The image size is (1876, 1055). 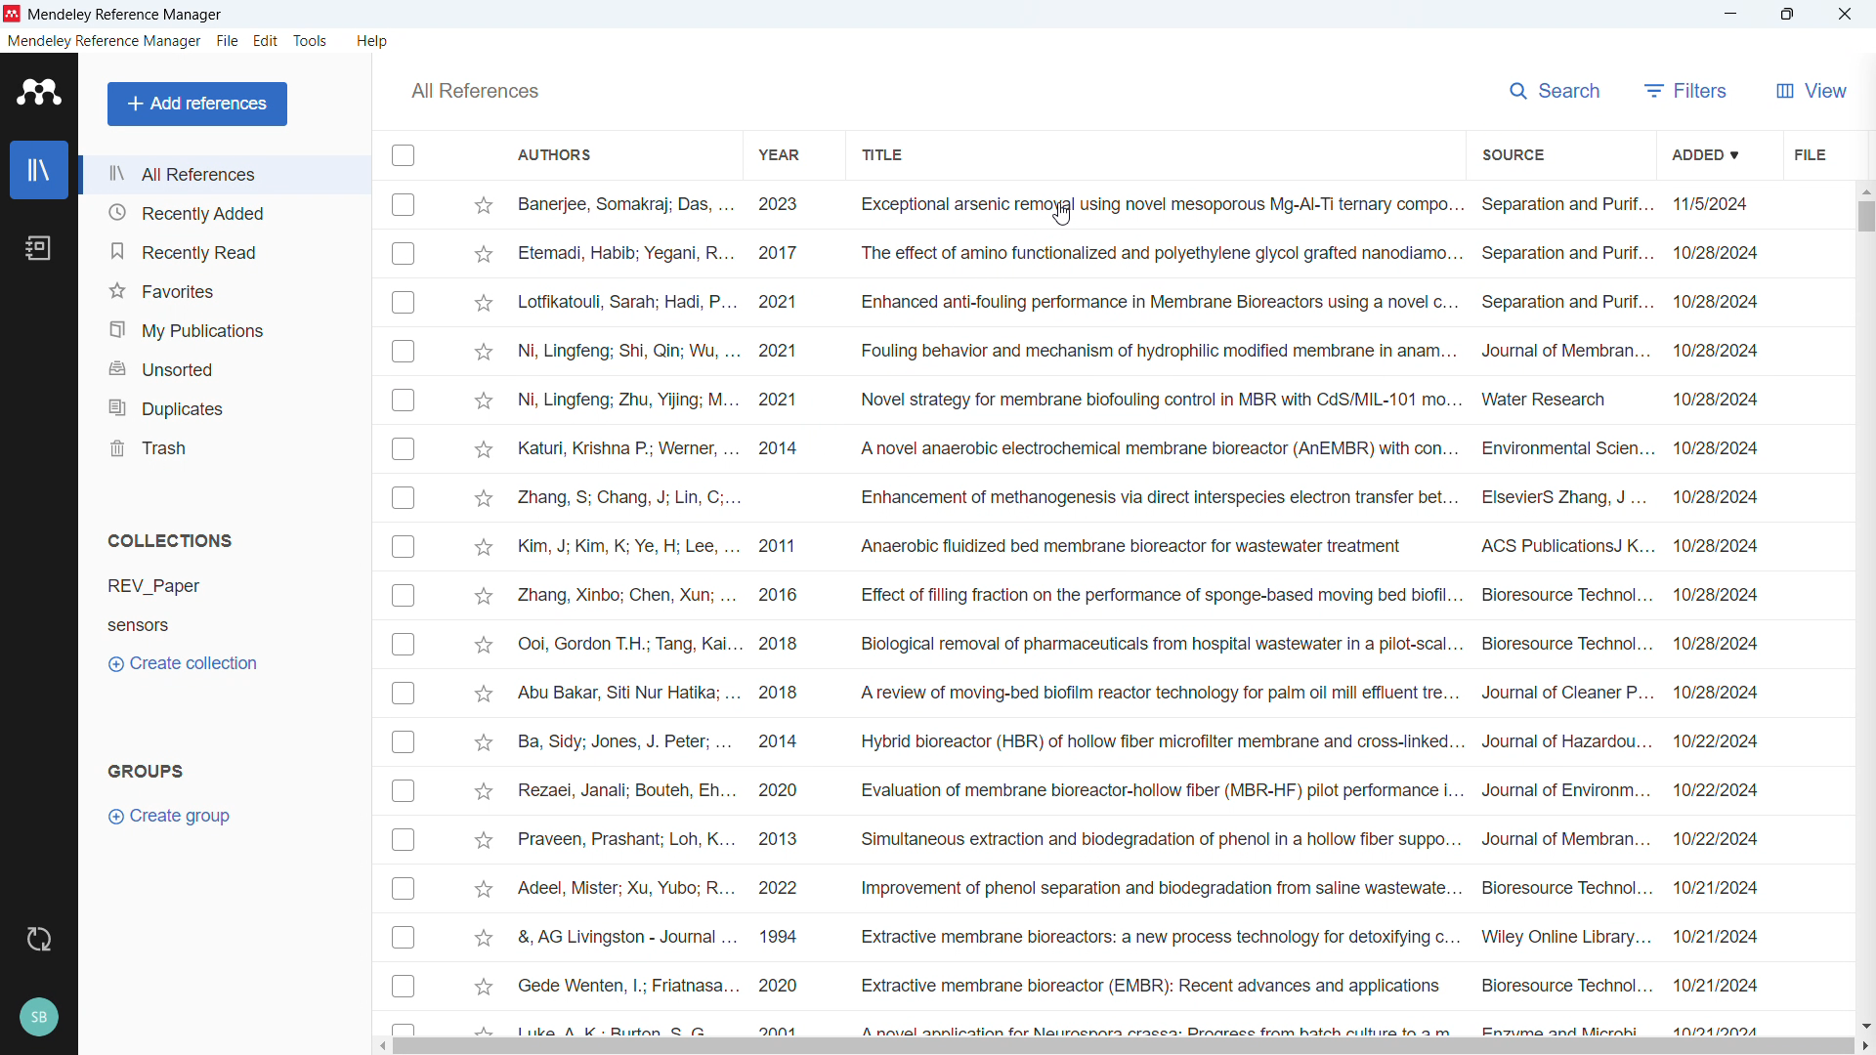 What do you see at coordinates (407, 596) in the screenshot?
I see `click to select individual entry` at bounding box center [407, 596].